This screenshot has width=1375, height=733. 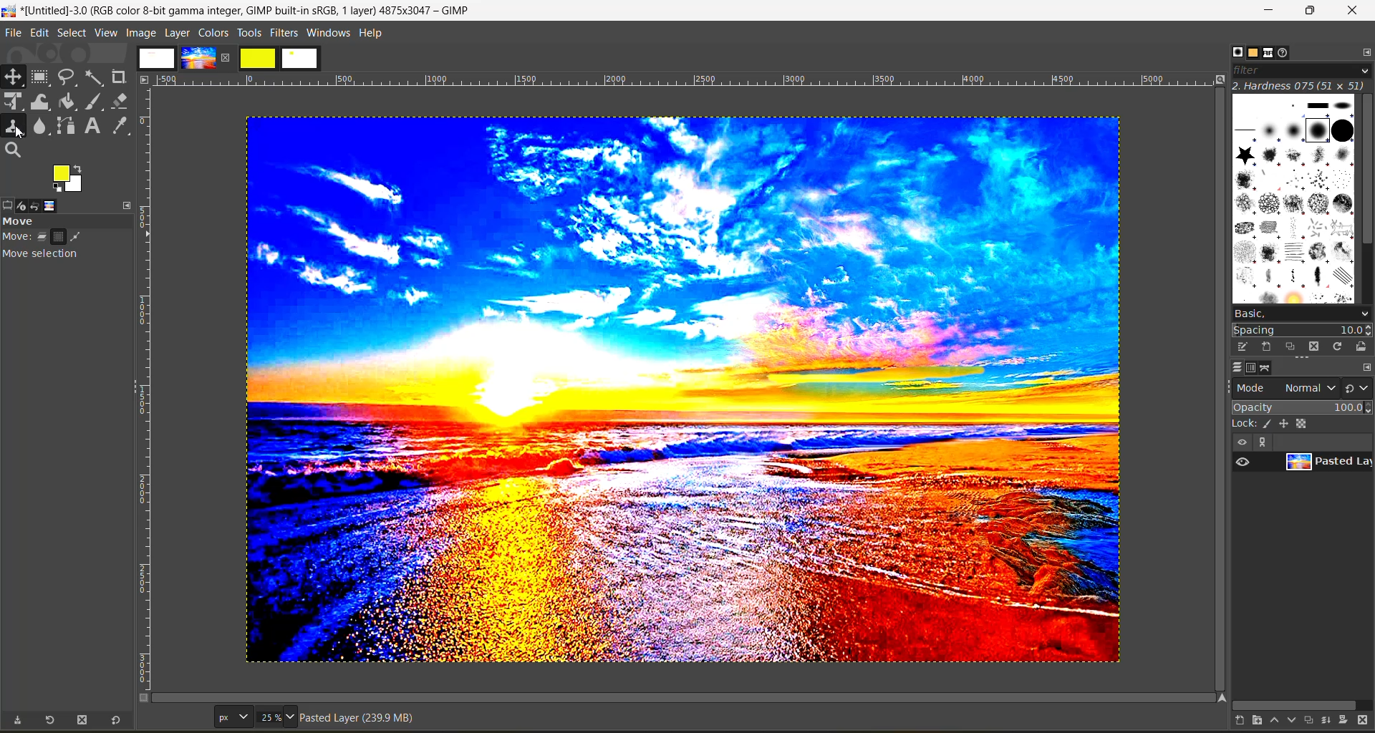 I want to click on image, so click(x=62, y=205).